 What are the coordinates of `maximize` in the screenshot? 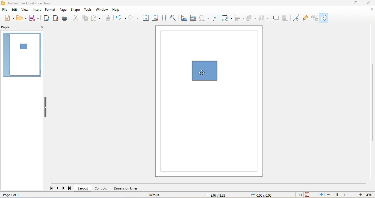 It's located at (356, 3).